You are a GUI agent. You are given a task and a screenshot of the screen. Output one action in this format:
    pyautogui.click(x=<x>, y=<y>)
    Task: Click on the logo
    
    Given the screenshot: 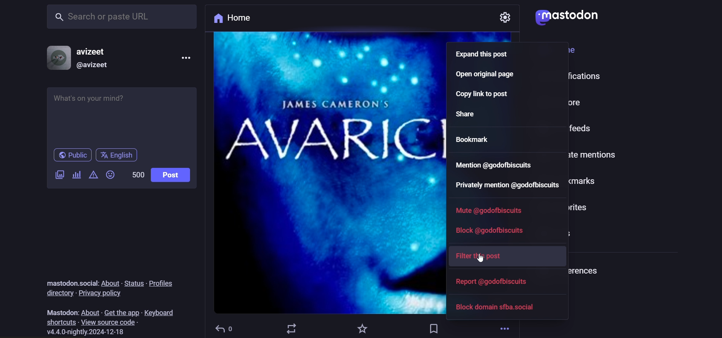 What is the action you would take?
    pyautogui.click(x=569, y=17)
    